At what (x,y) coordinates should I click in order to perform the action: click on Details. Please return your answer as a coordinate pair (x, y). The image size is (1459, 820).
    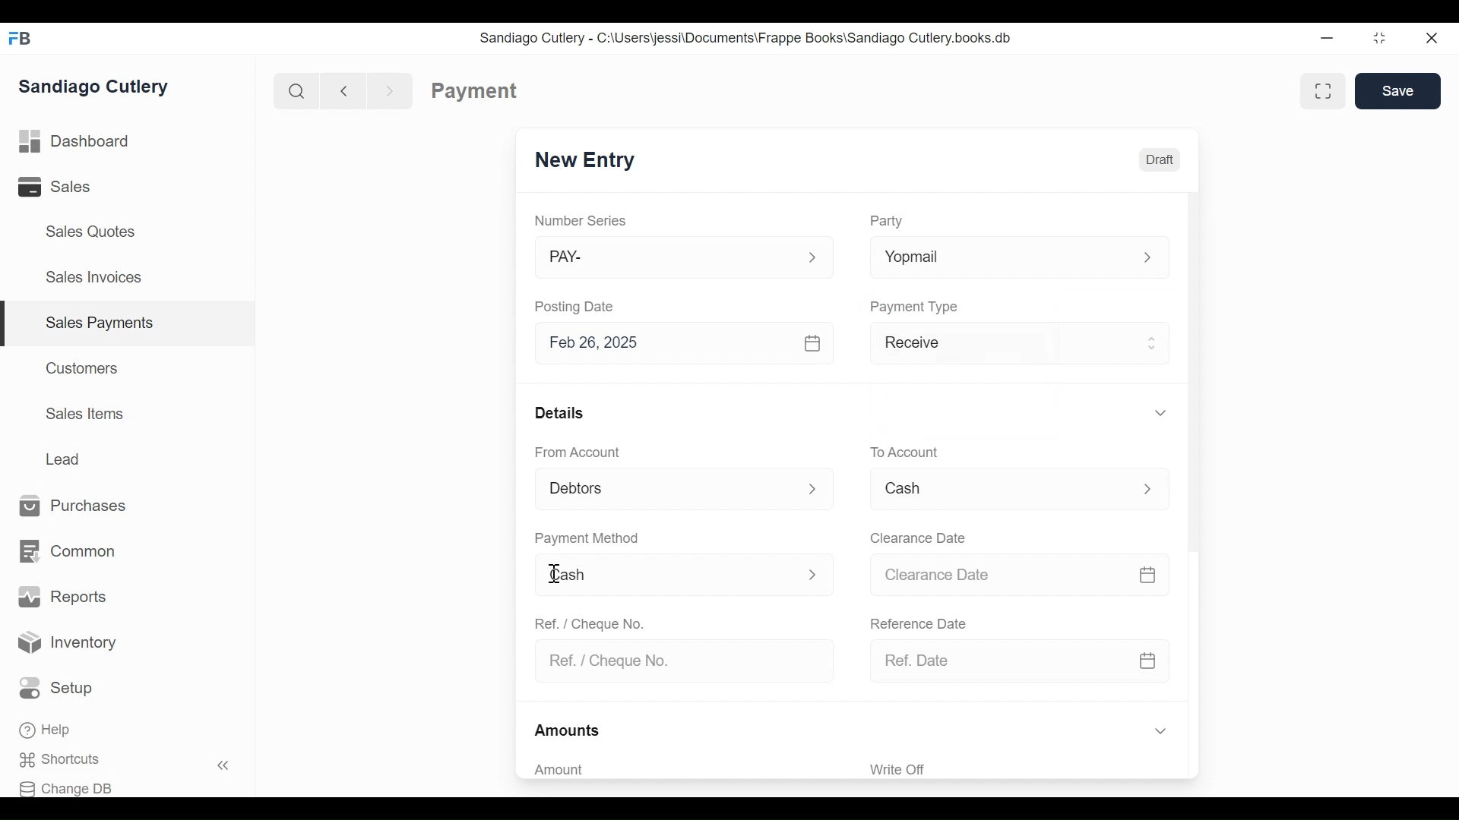
    Looking at the image, I should click on (559, 412).